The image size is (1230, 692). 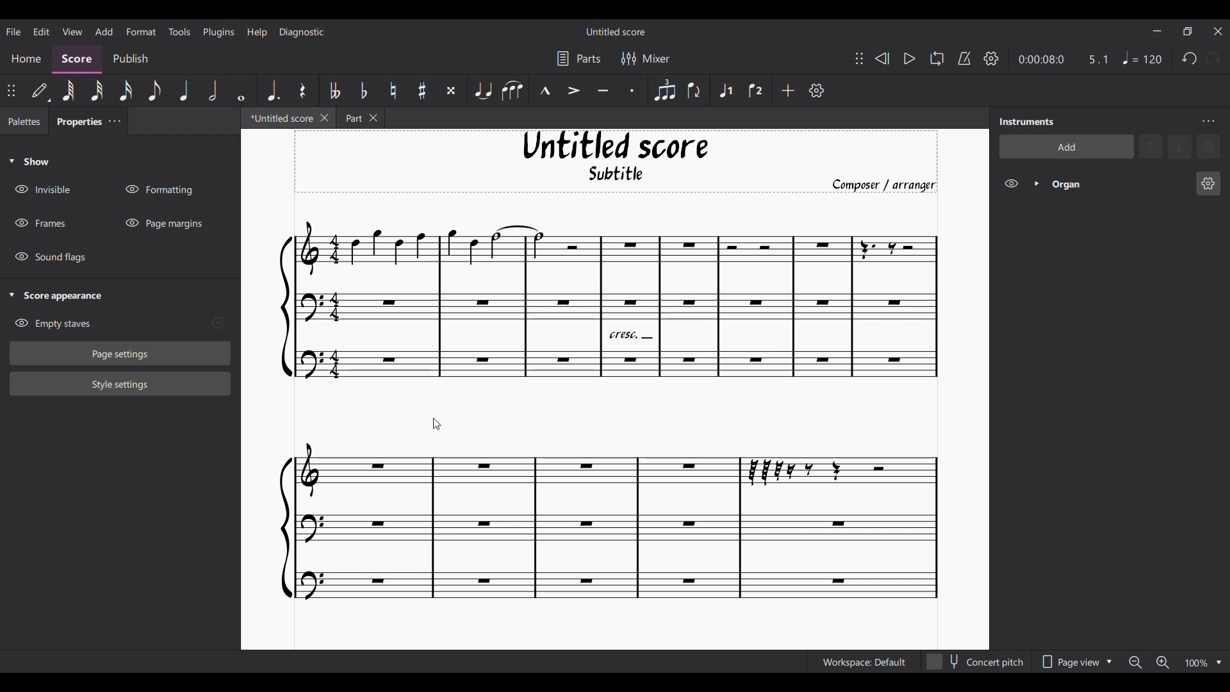 What do you see at coordinates (1218, 31) in the screenshot?
I see `Close interface` at bounding box center [1218, 31].